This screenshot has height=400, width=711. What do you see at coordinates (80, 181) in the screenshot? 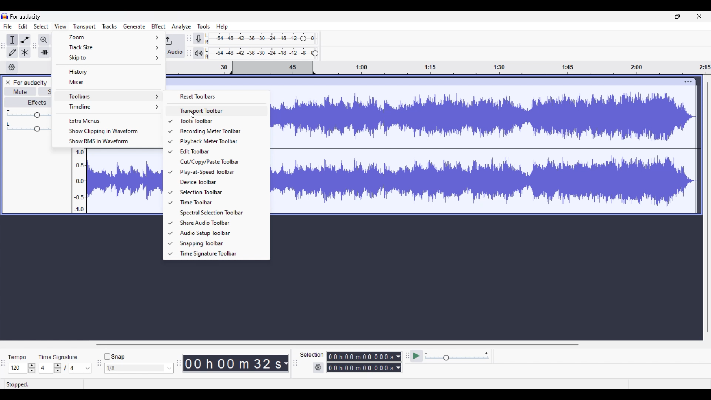
I see `Scale to see track intensity` at bounding box center [80, 181].